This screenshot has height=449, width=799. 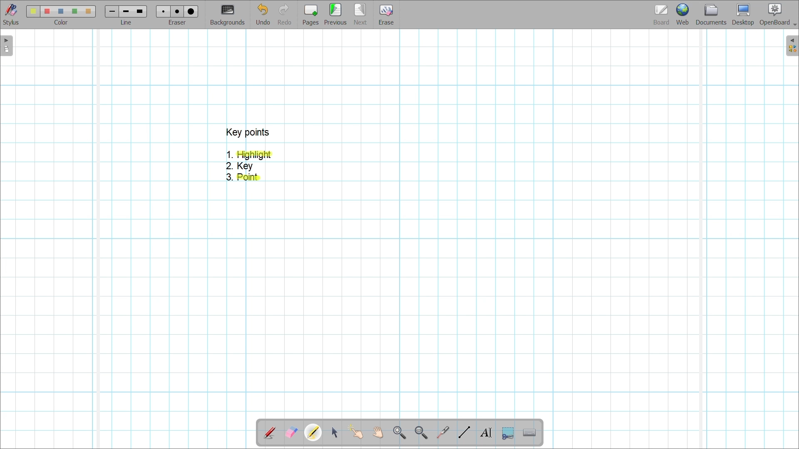 What do you see at coordinates (464, 432) in the screenshot?
I see `Draw lines` at bounding box center [464, 432].